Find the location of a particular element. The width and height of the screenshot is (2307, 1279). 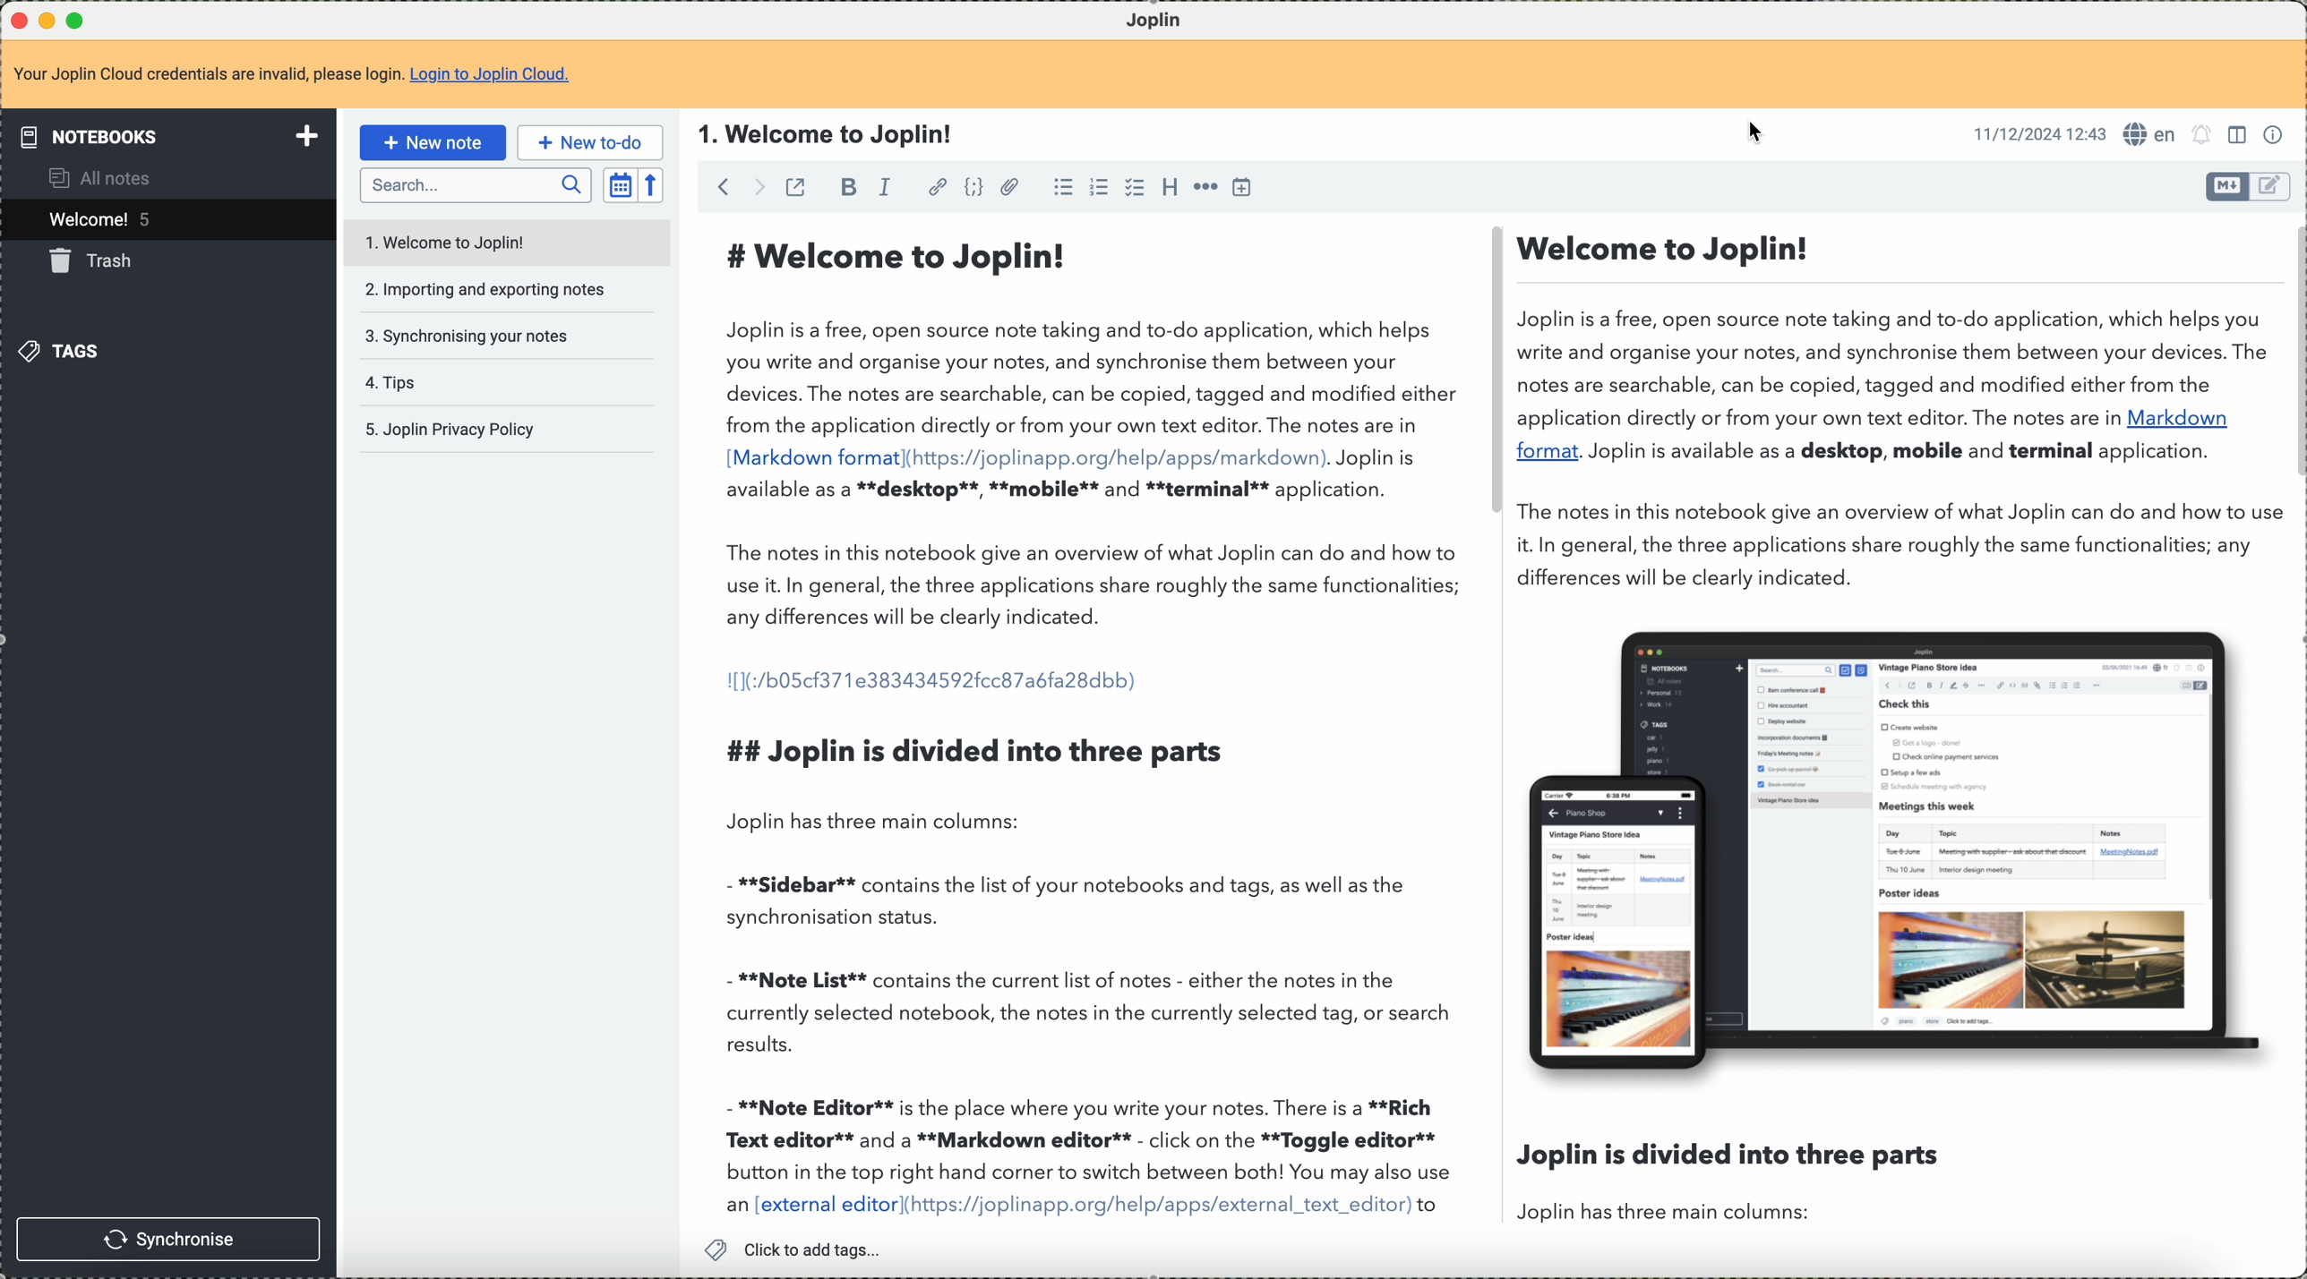

Joplin is divided into three parts Joplin has three main columns: is located at coordinates (1728, 1181).